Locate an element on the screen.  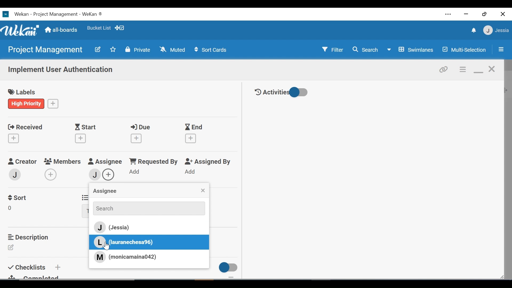
minimize is located at coordinates (478, 70).